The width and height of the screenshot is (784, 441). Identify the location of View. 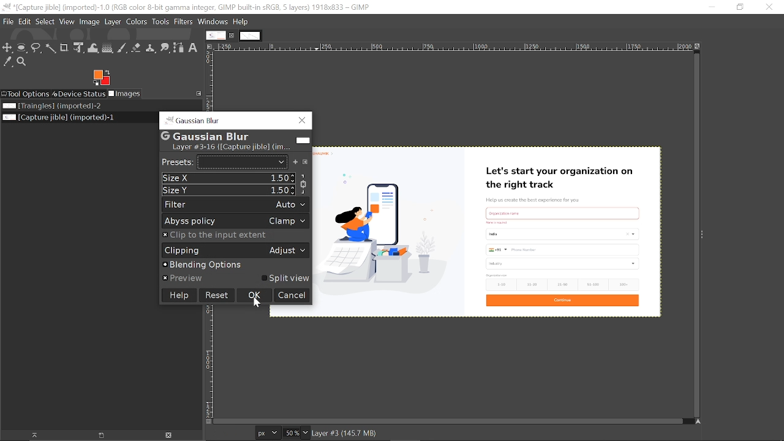
(67, 22).